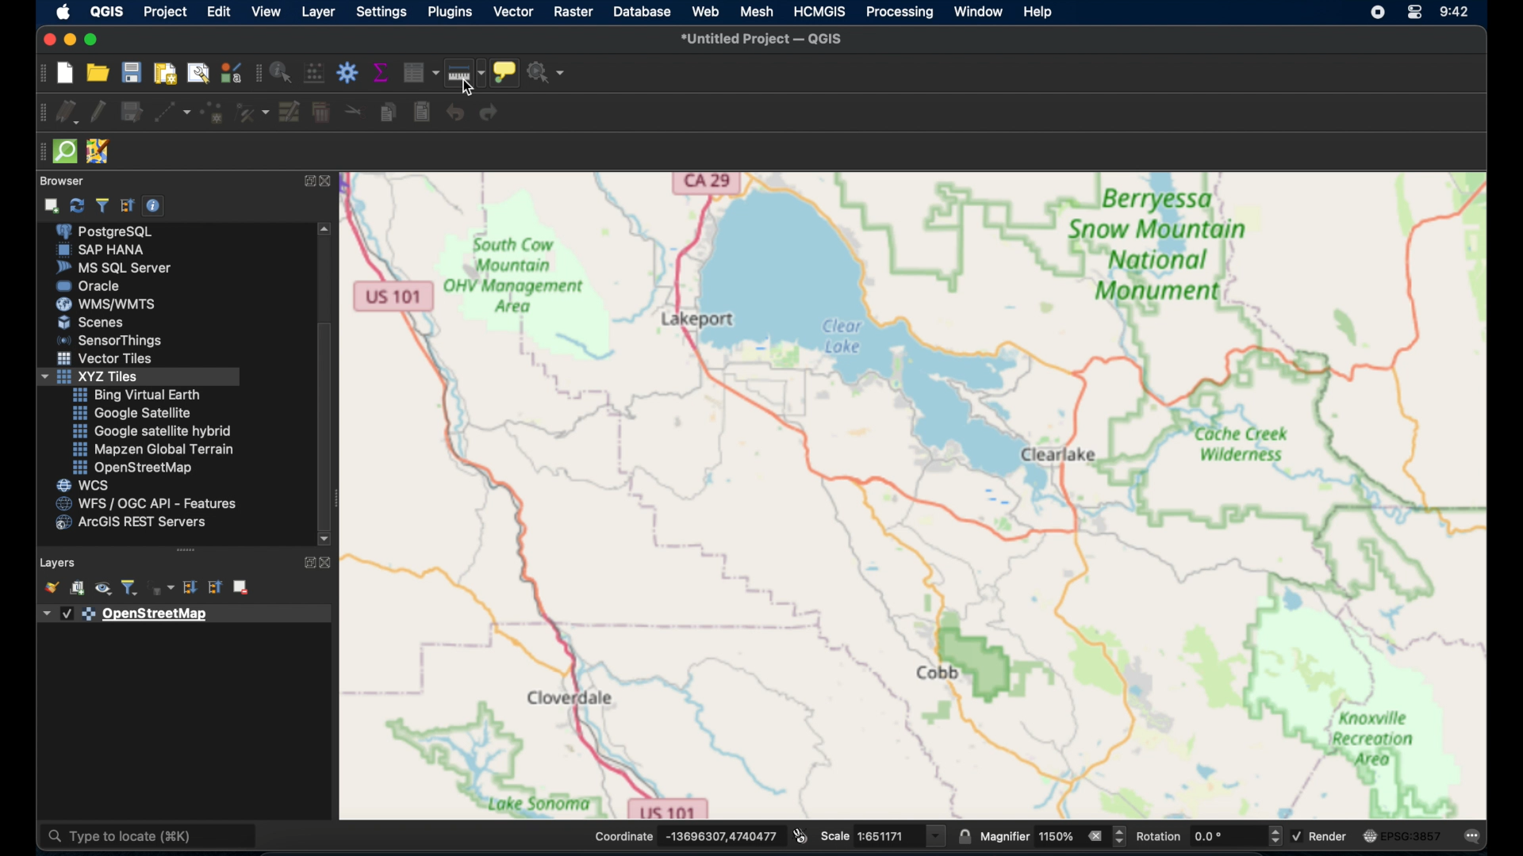  What do you see at coordinates (66, 151) in the screenshot?
I see `quicksom` at bounding box center [66, 151].